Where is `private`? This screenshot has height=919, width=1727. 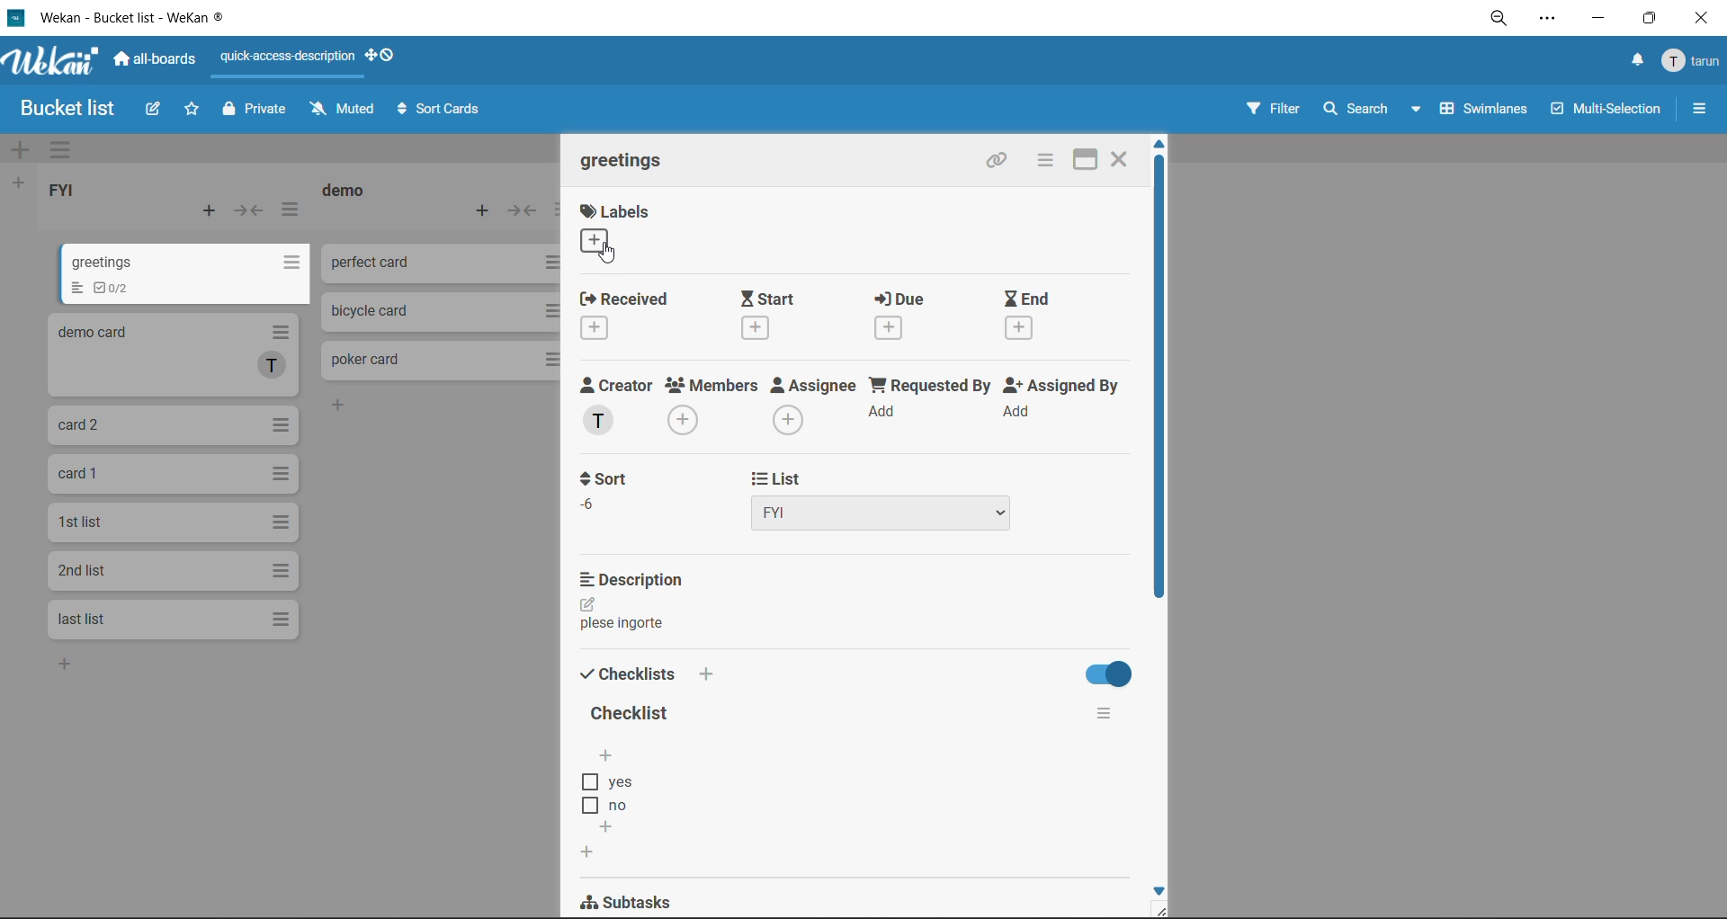
private is located at coordinates (254, 113).